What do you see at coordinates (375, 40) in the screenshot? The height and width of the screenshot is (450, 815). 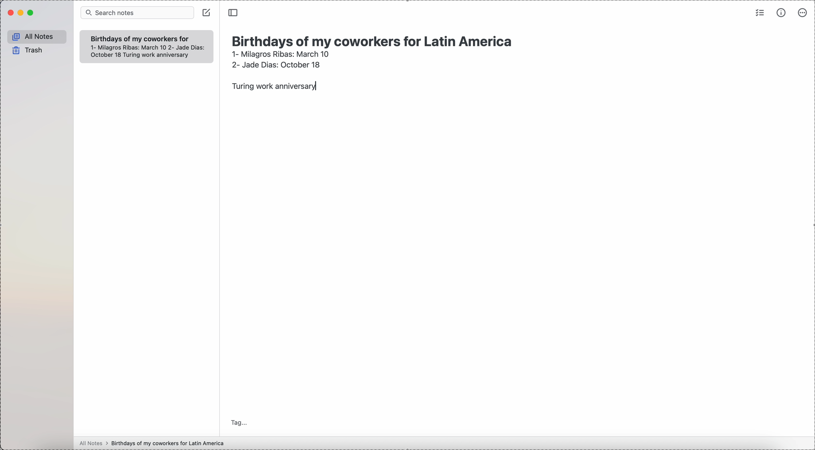 I see `Birthdays of my coworkers for Latin America` at bounding box center [375, 40].